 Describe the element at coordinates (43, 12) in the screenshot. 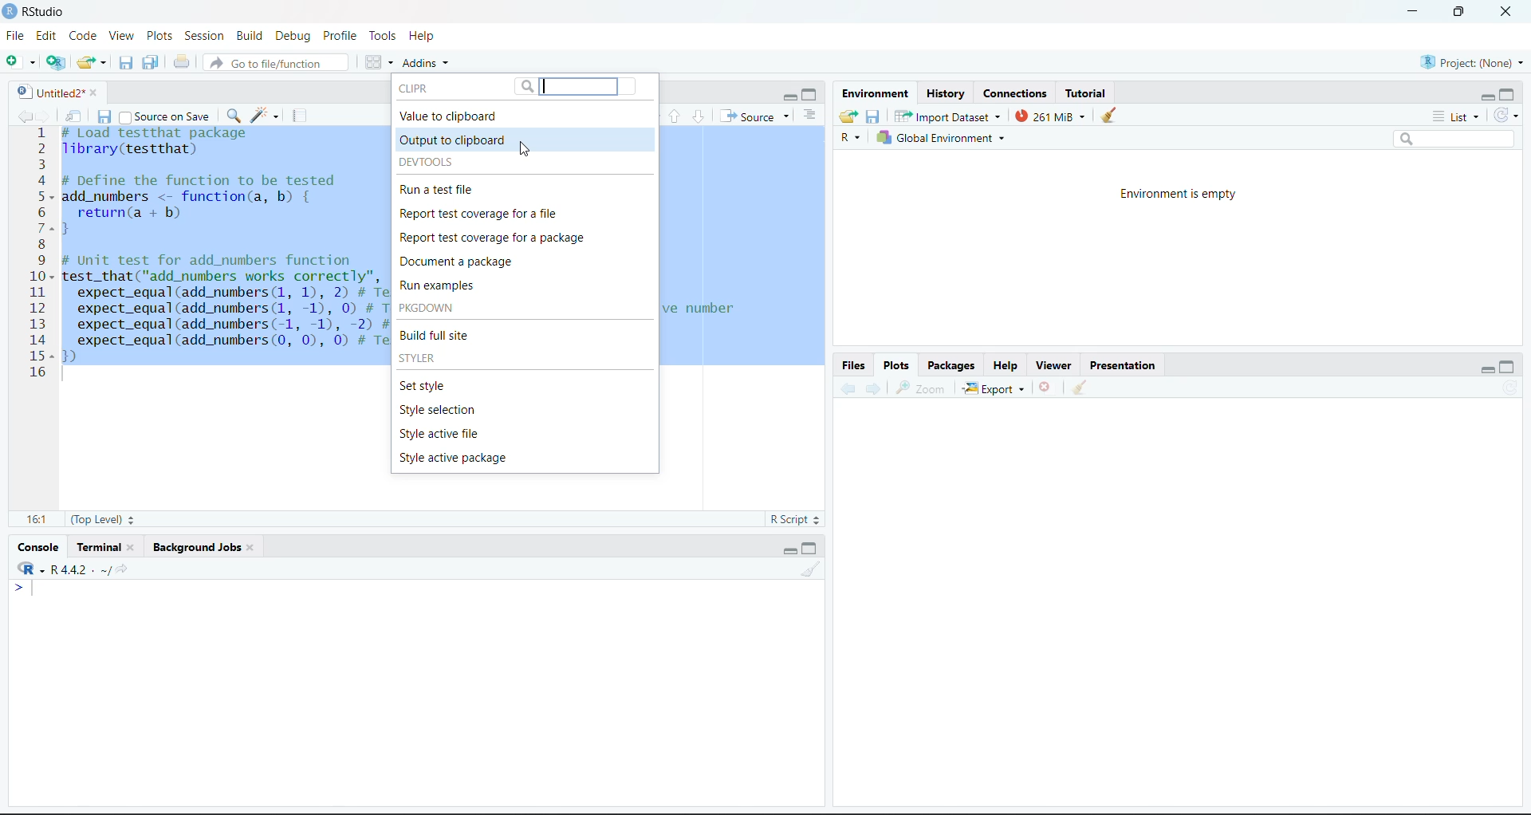

I see `RStudio` at that location.